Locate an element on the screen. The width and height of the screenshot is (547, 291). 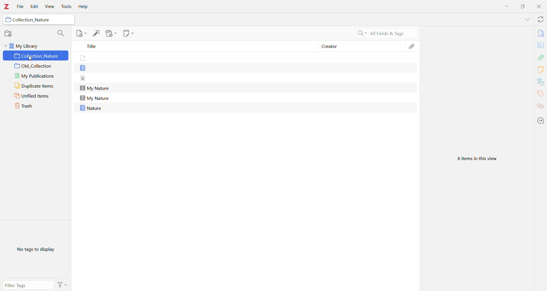
Abstract is located at coordinates (541, 46).